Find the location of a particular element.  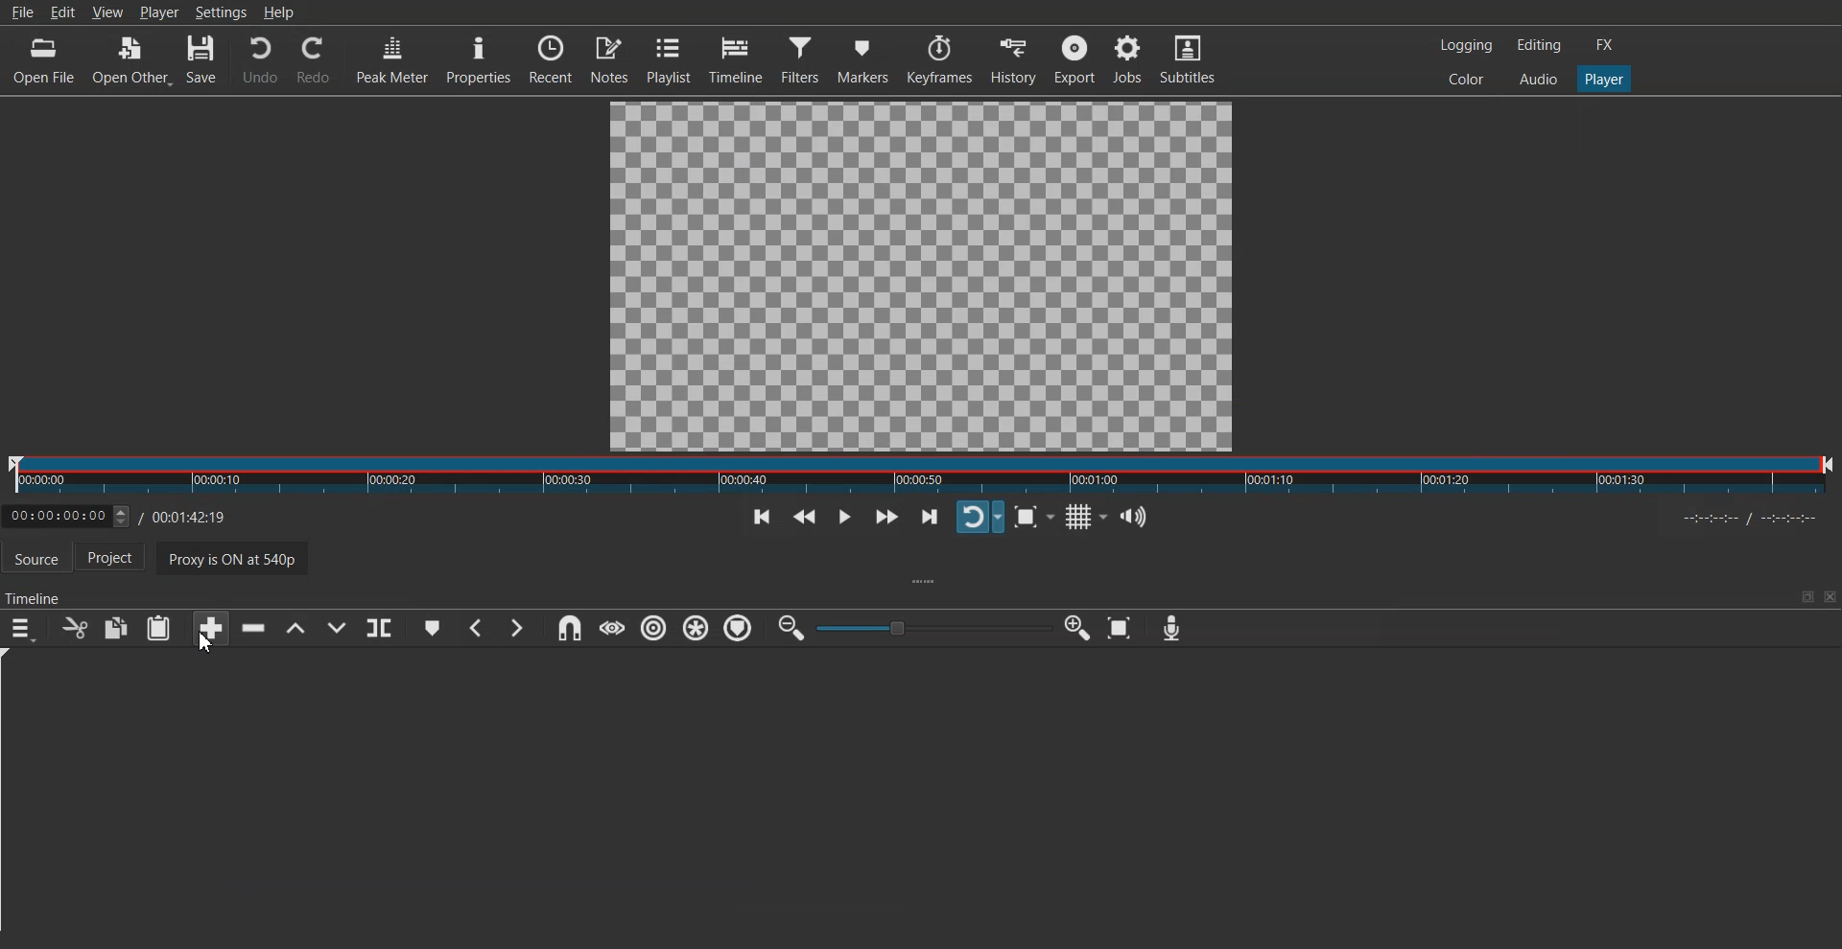

Peak Meter is located at coordinates (392, 58).